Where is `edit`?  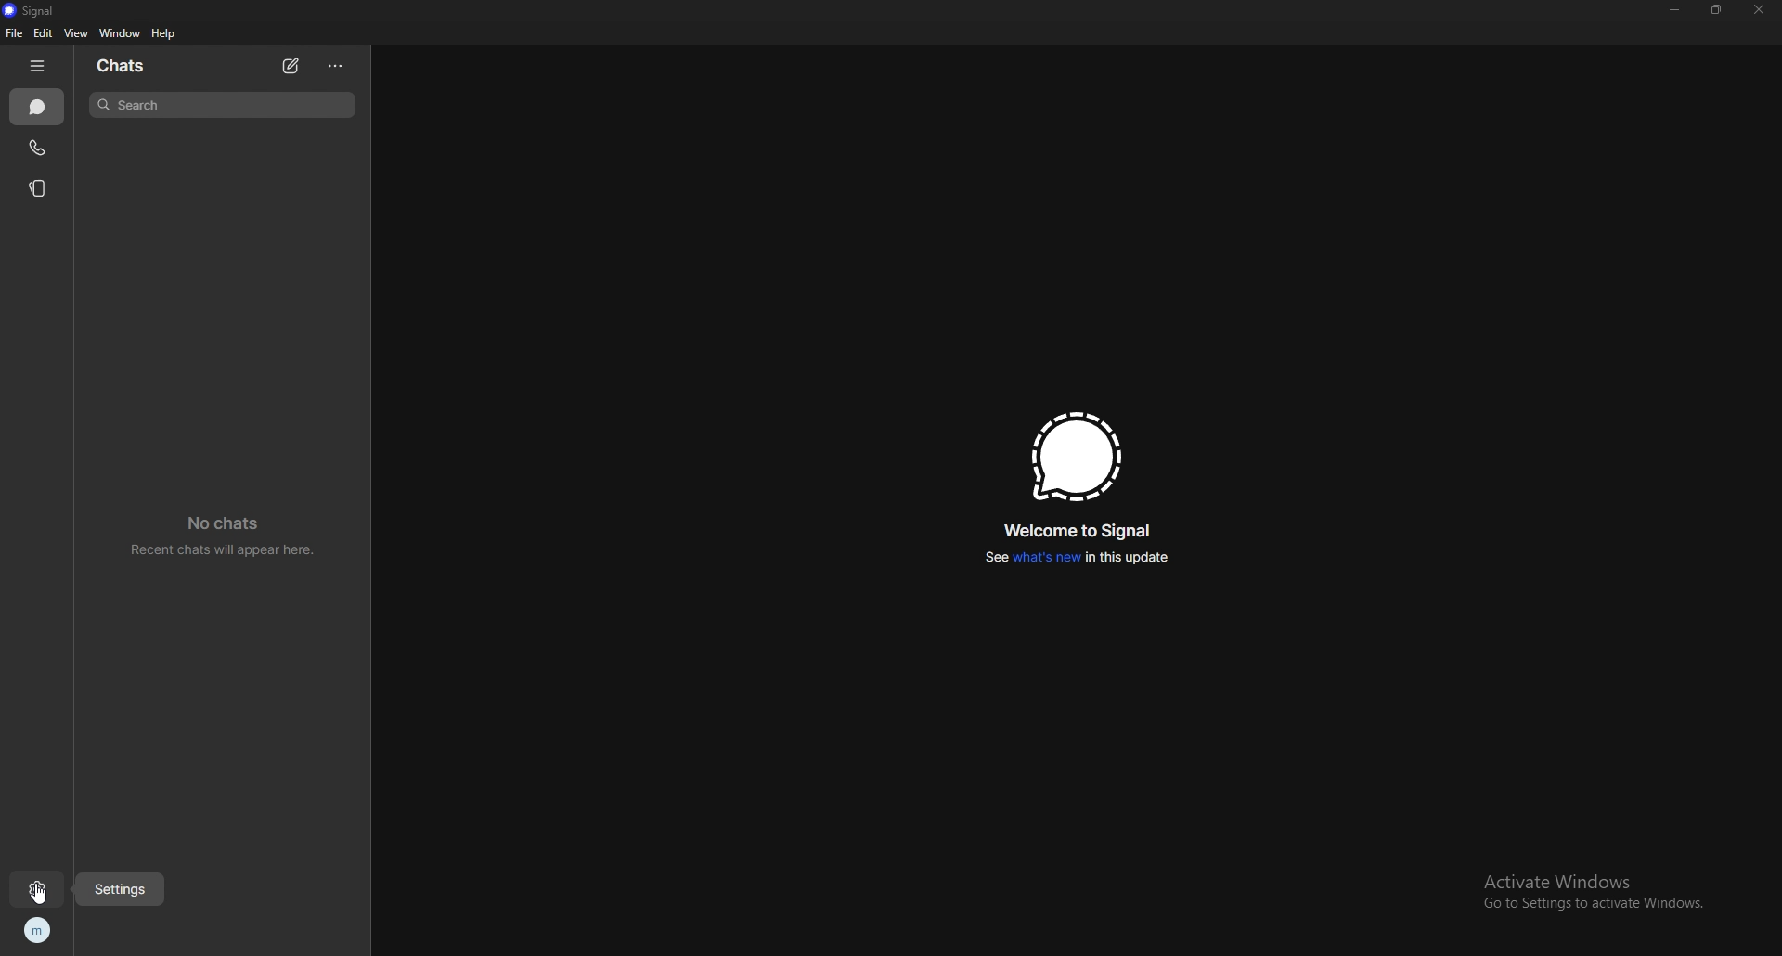 edit is located at coordinates (45, 33).